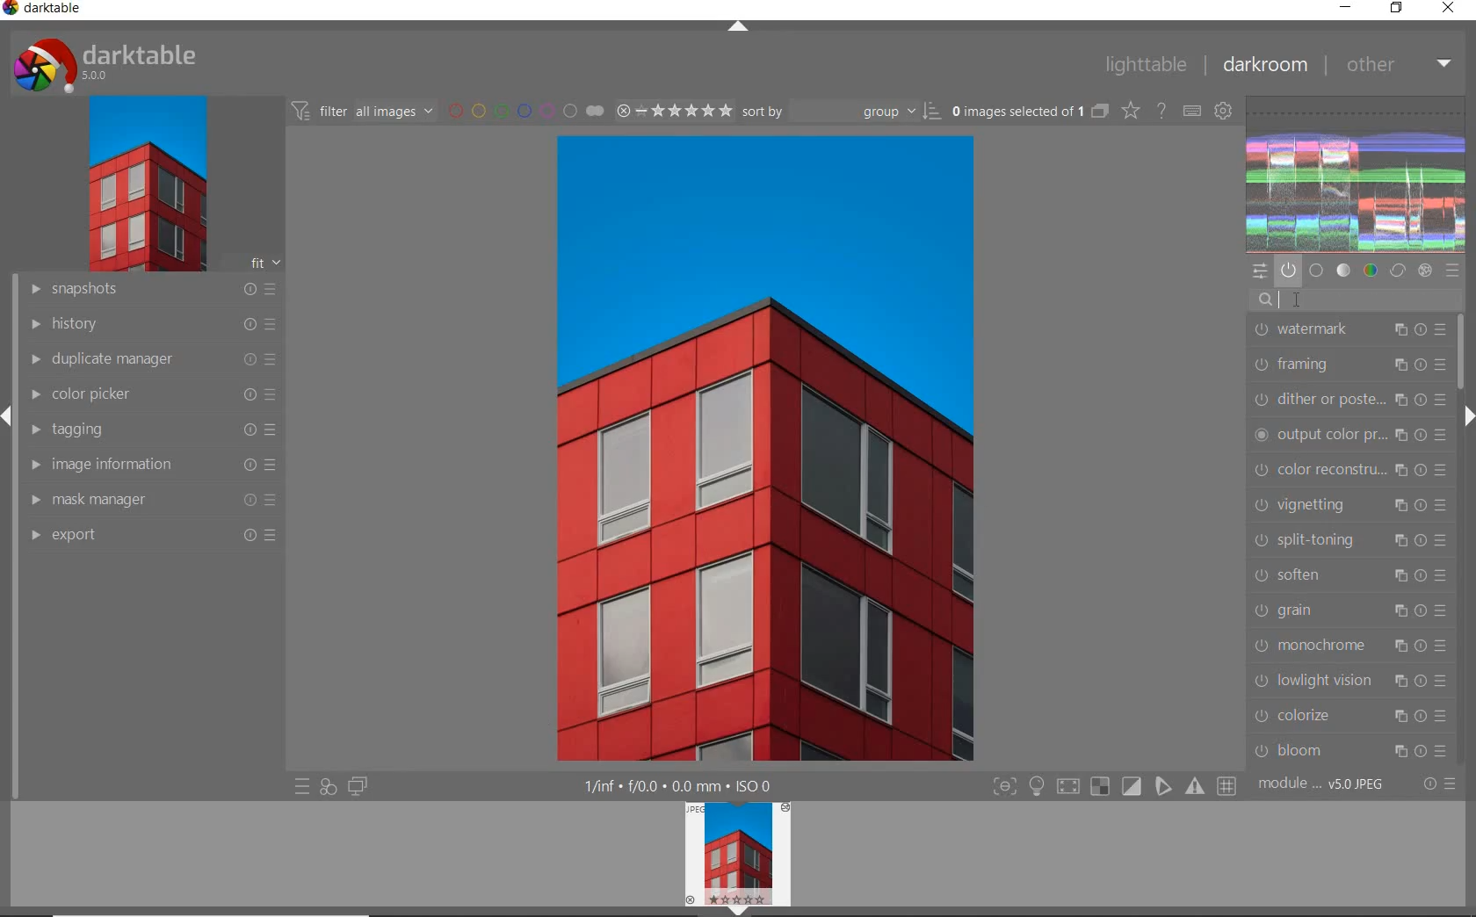  Describe the element at coordinates (1350, 366) in the screenshot. I see `framing` at that location.